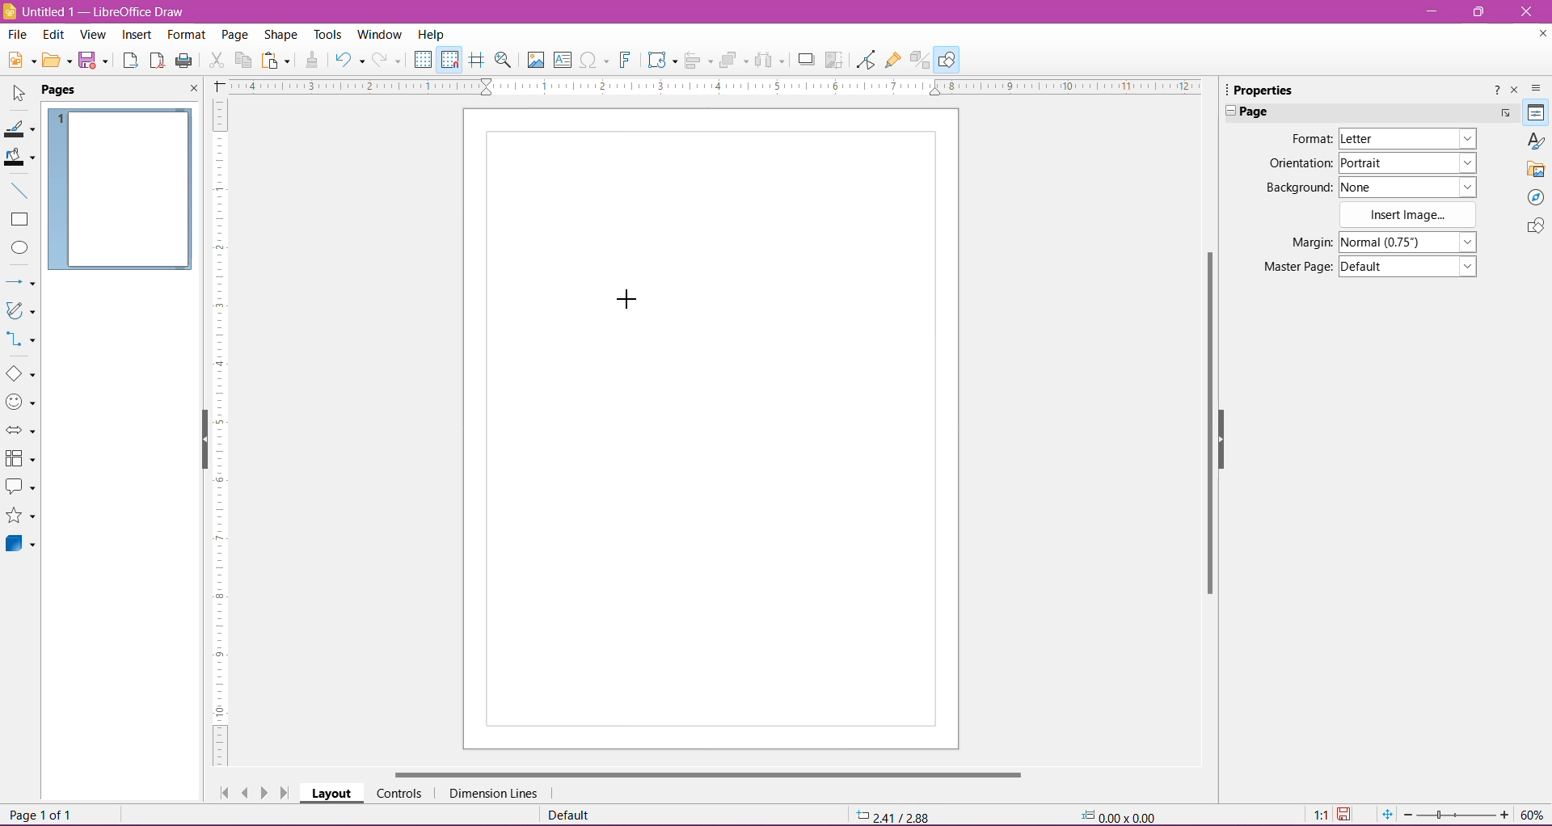 Image resolution: width=1552 pixels, height=826 pixels. What do you see at coordinates (769, 60) in the screenshot?
I see `Select atleast three objects to distribute` at bounding box center [769, 60].